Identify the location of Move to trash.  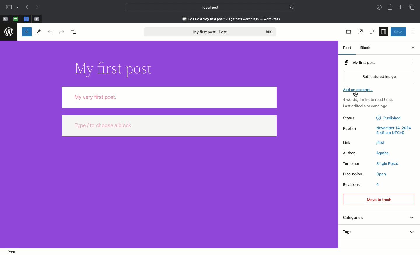
(379, 199).